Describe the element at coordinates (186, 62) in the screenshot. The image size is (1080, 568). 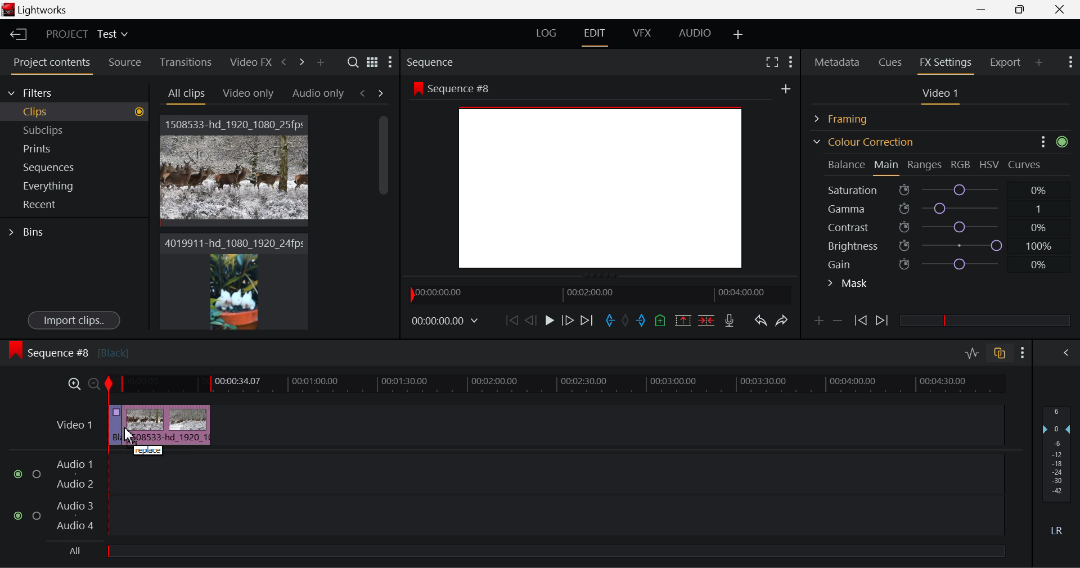
I see `Transitions` at that location.